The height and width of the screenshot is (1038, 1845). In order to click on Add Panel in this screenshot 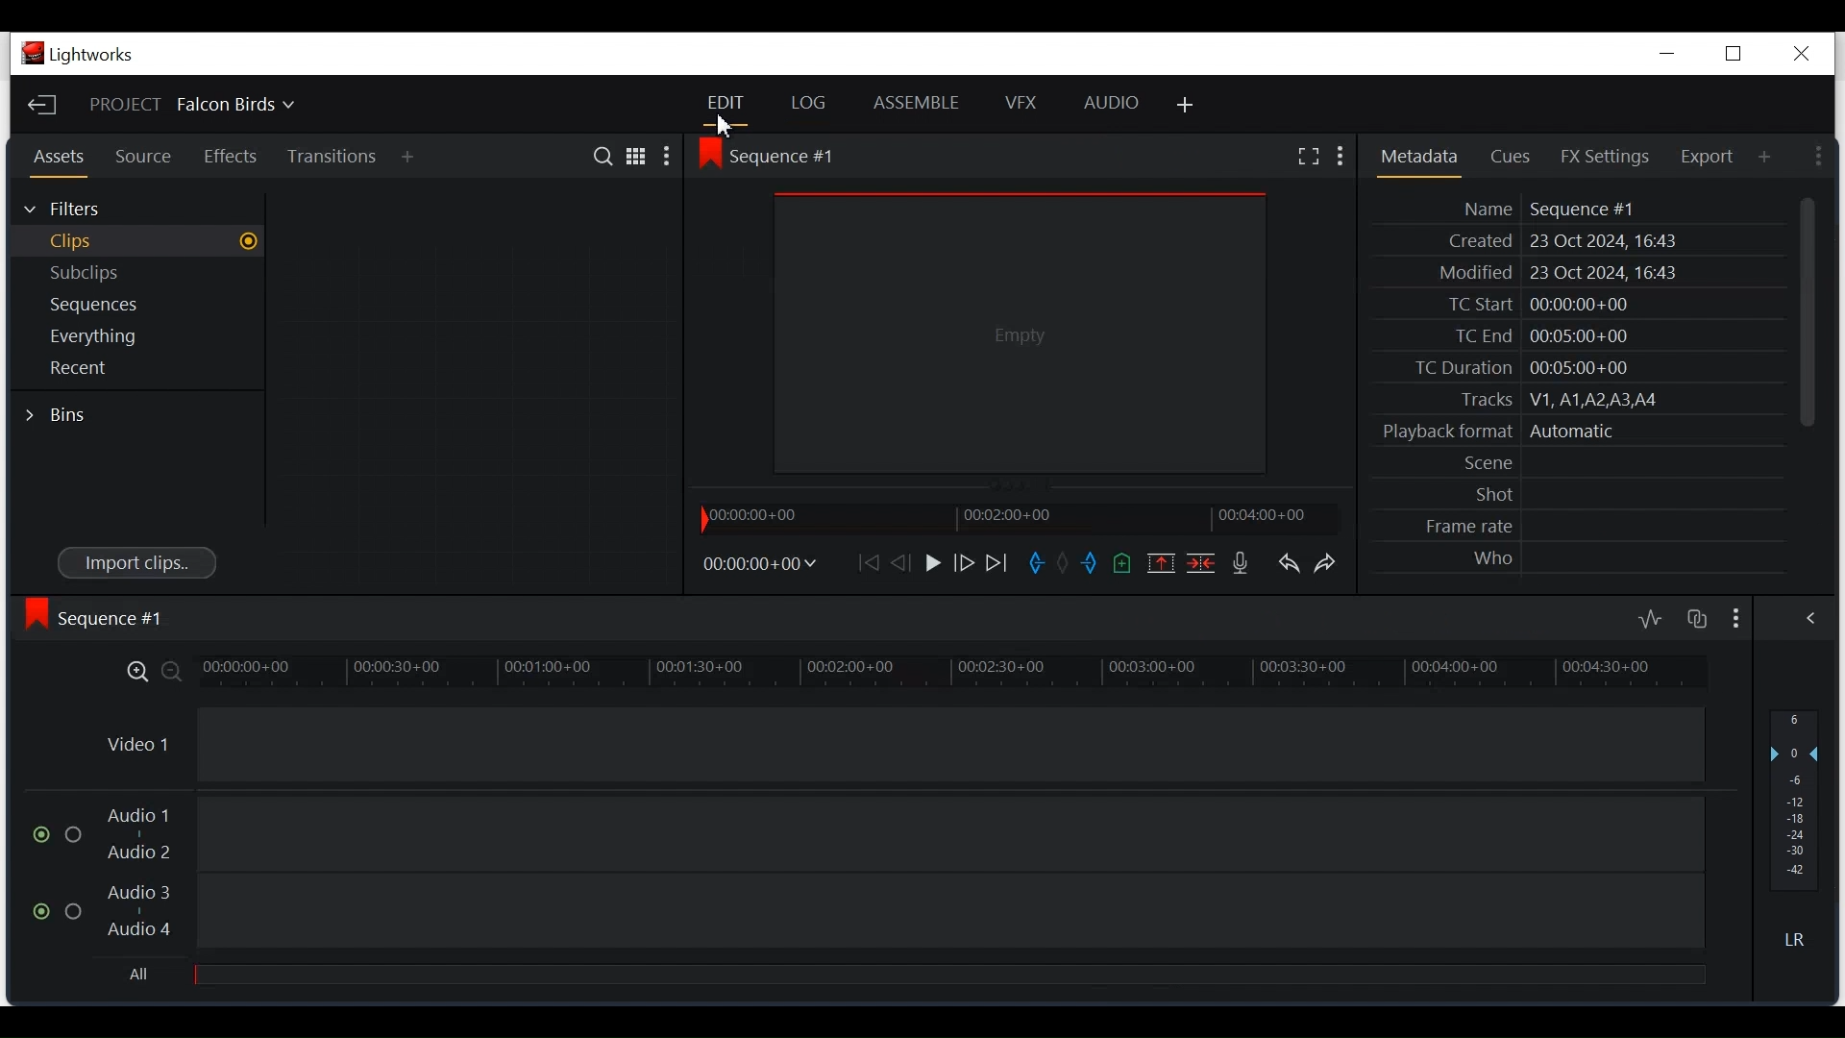, I will do `click(408, 156)`.